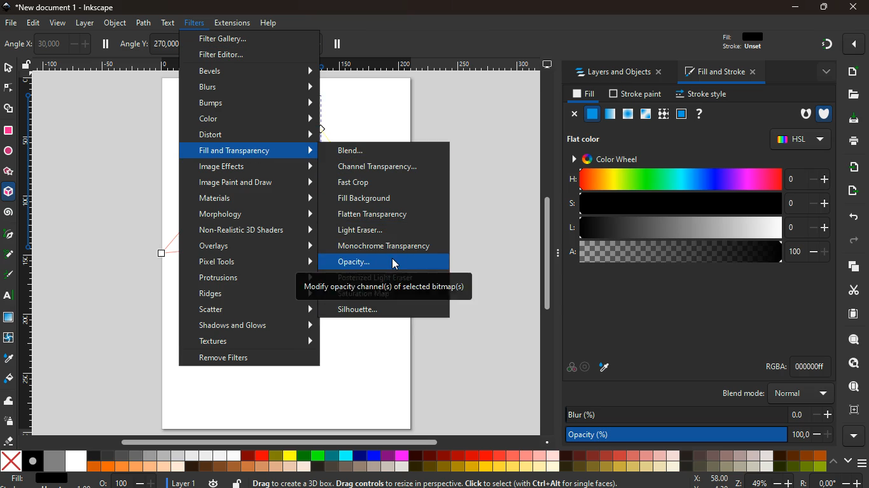 This screenshot has width=869, height=488. I want to click on edit, so click(36, 24).